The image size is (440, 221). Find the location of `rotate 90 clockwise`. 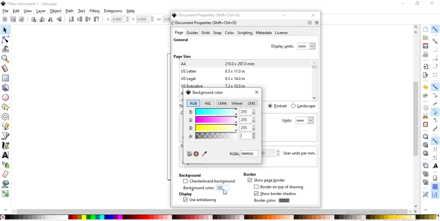

rotate 90 clockwise is located at coordinates (34, 20).